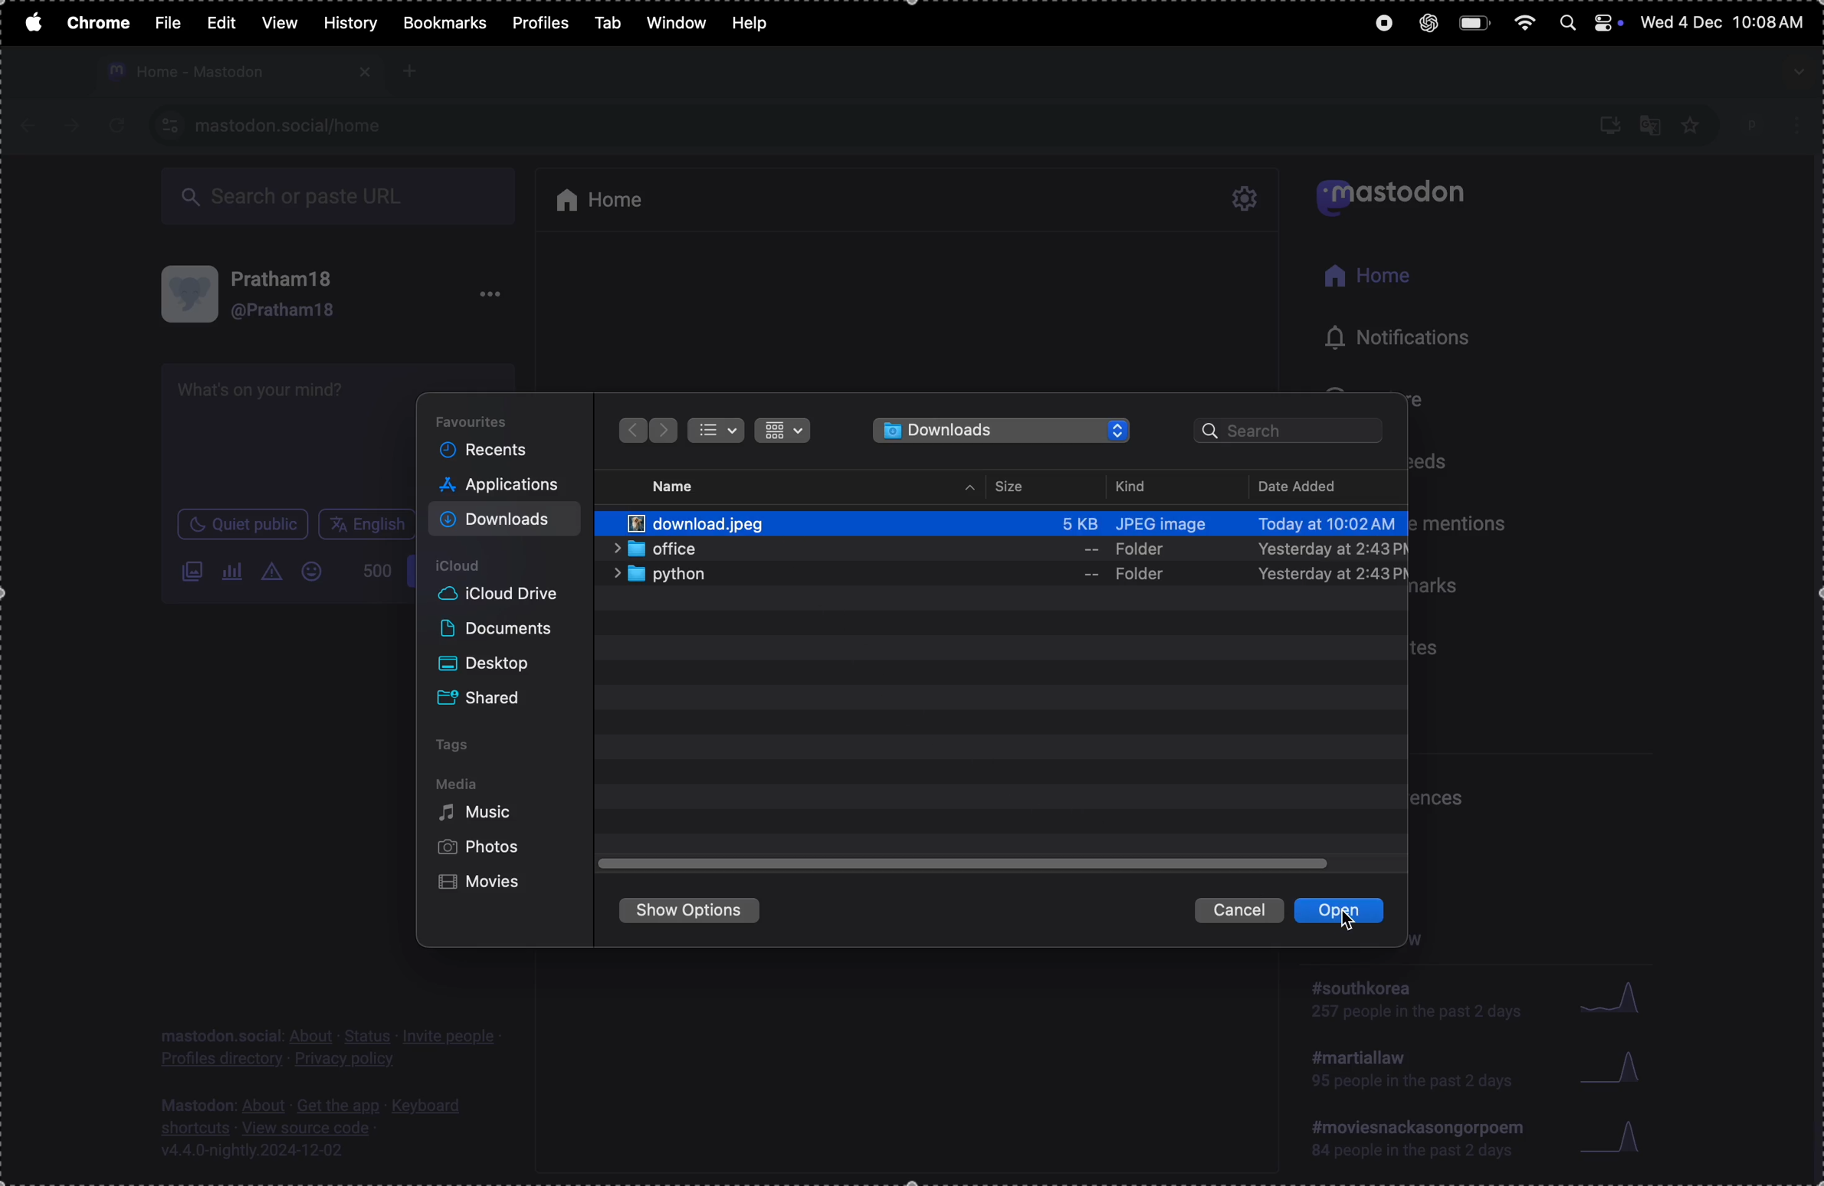 This screenshot has width=1824, height=1186. I want to click on image file, so click(1012, 518).